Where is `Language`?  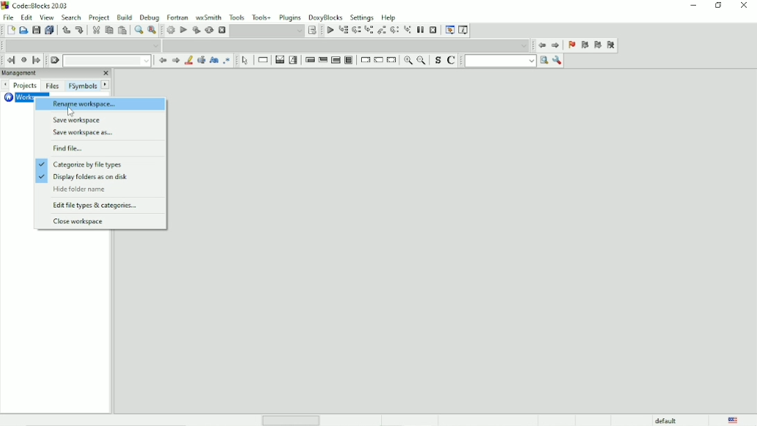 Language is located at coordinates (733, 420).